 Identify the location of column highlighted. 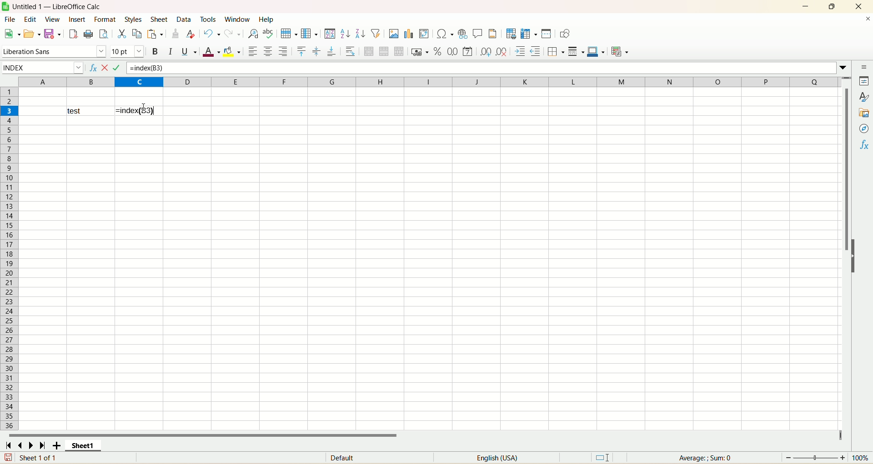
(139, 82).